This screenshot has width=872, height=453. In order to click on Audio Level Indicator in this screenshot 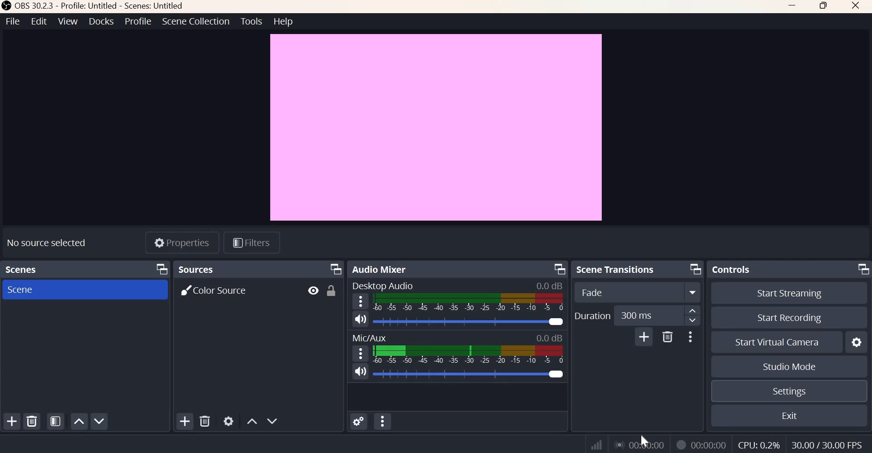, I will do `click(550, 286)`.